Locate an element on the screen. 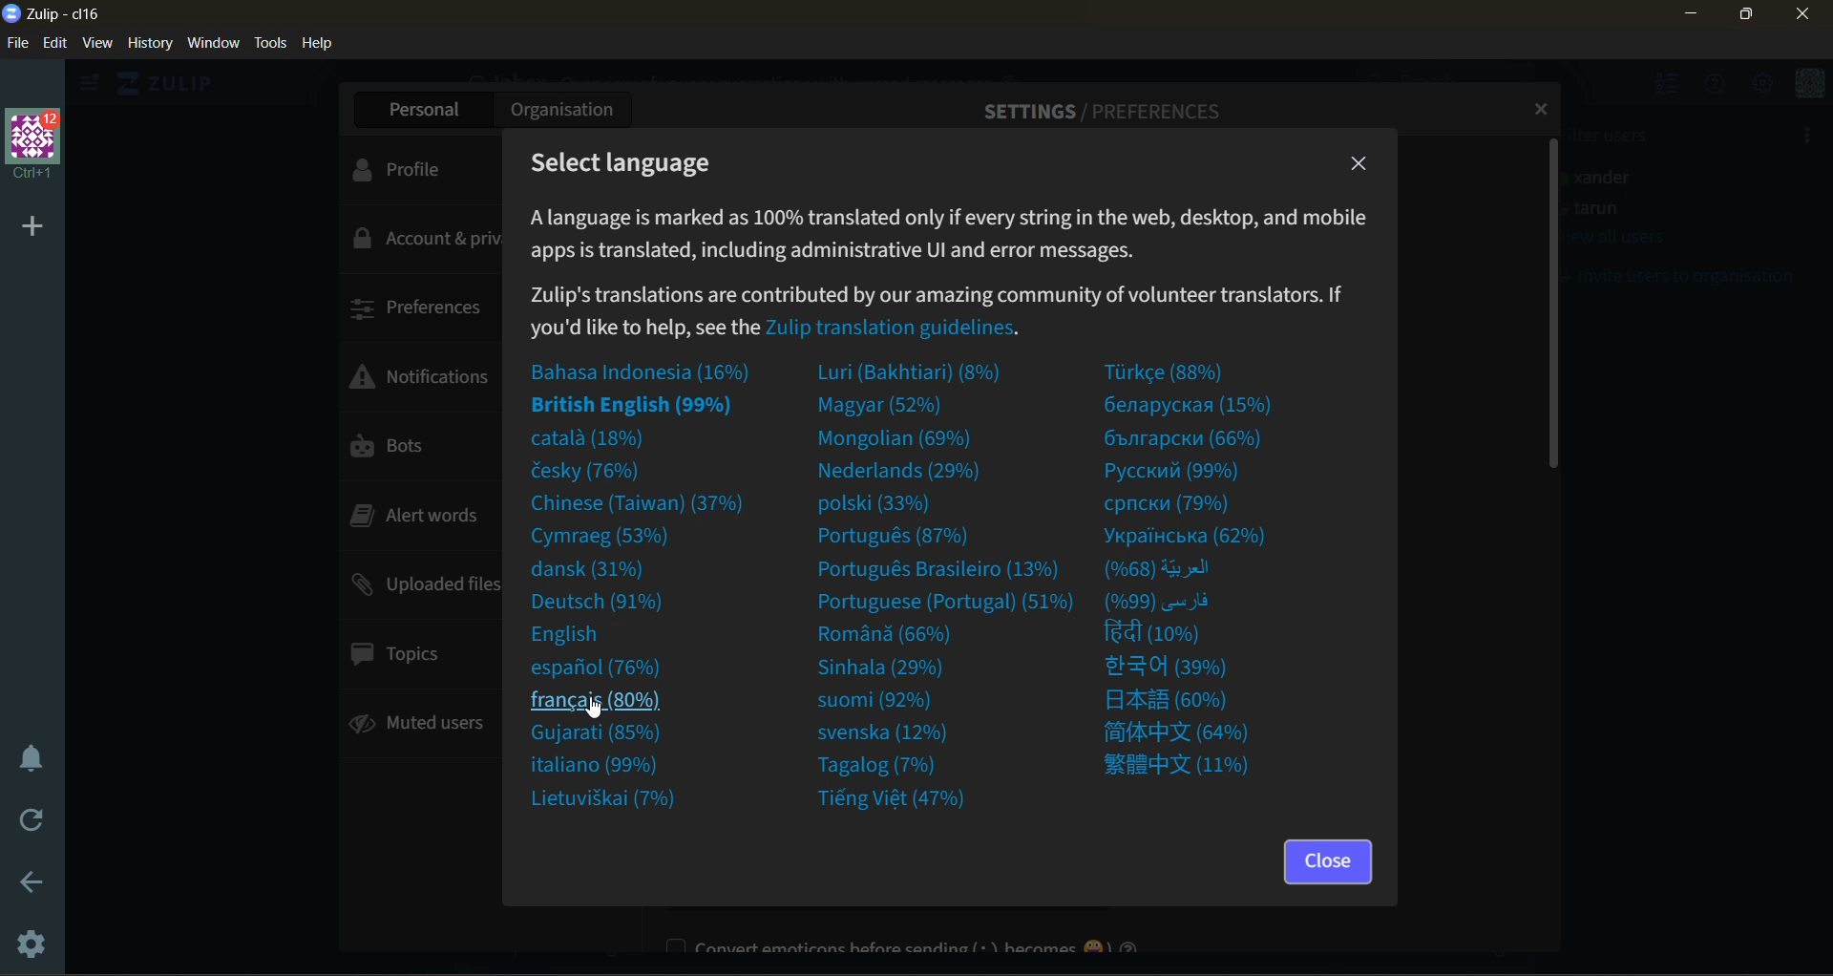  minimize is located at coordinates (1689, 14).